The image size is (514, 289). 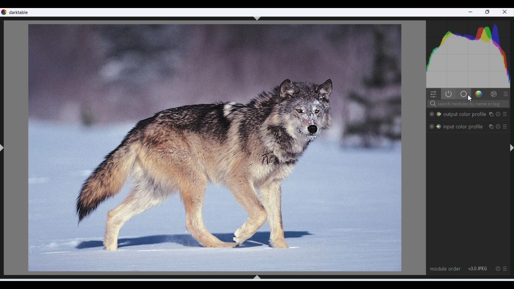 I want to click on ctrl+shift+t, so click(x=257, y=18).